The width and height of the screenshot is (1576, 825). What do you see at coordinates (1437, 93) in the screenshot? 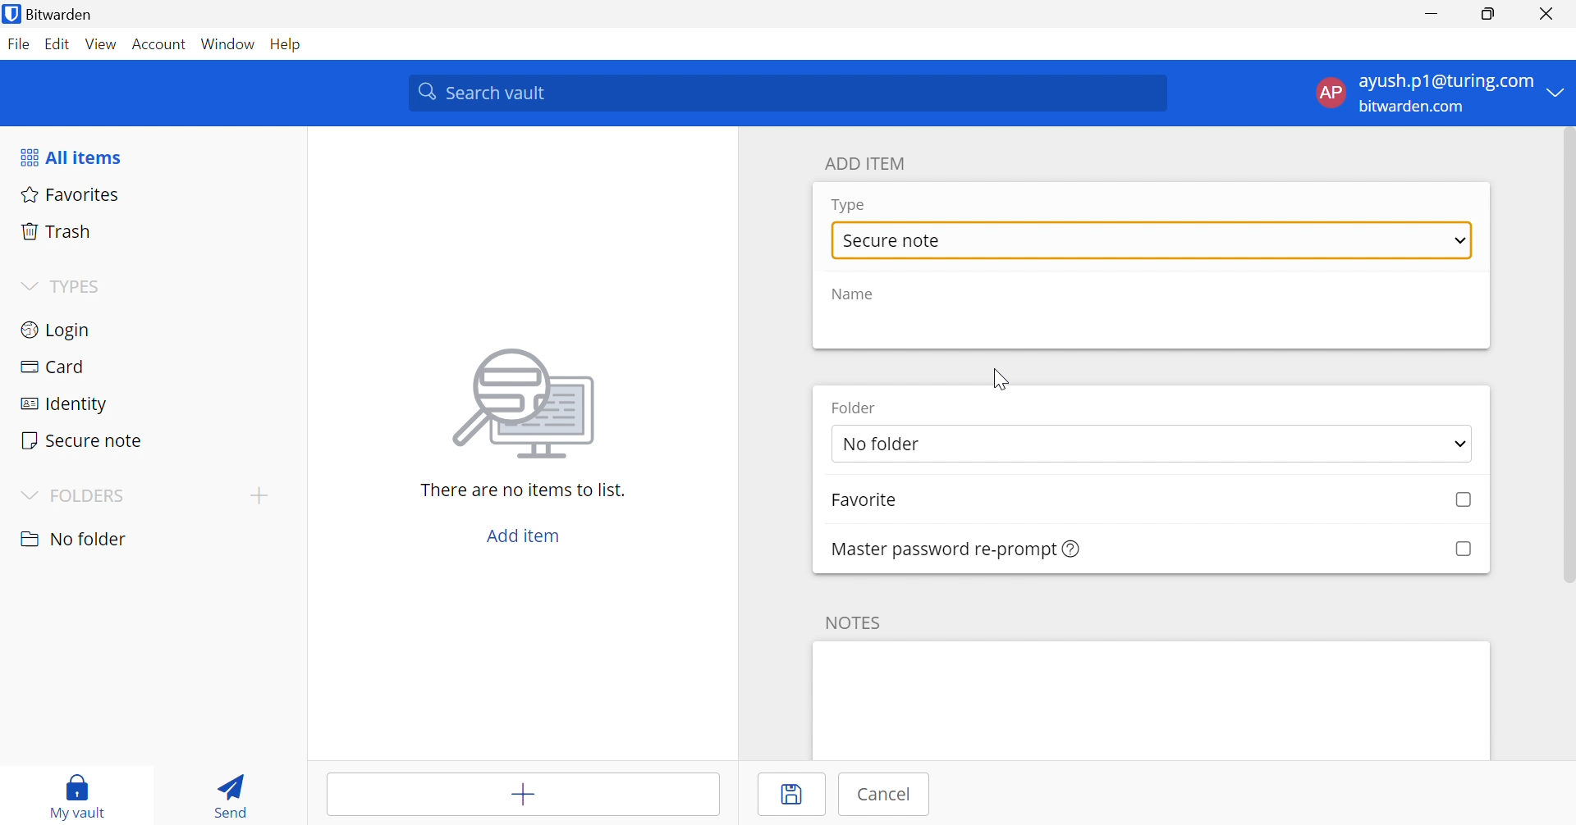
I see `account menu` at bounding box center [1437, 93].